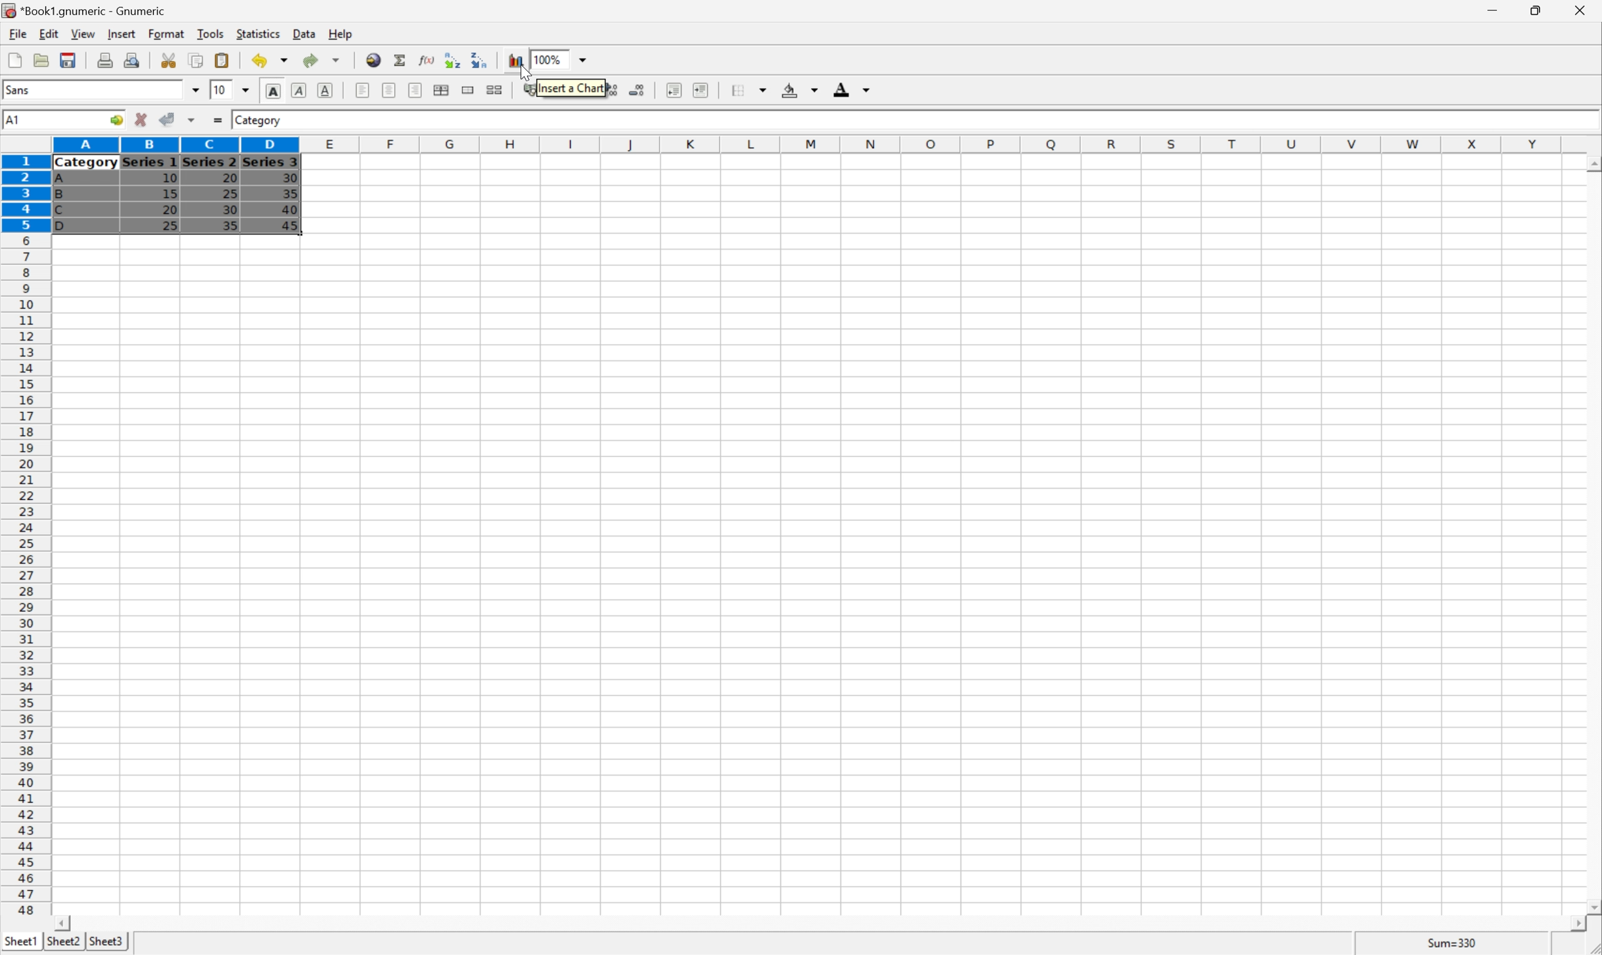 The image size is (1602, 955). I want to click on File, so click(18, 33).